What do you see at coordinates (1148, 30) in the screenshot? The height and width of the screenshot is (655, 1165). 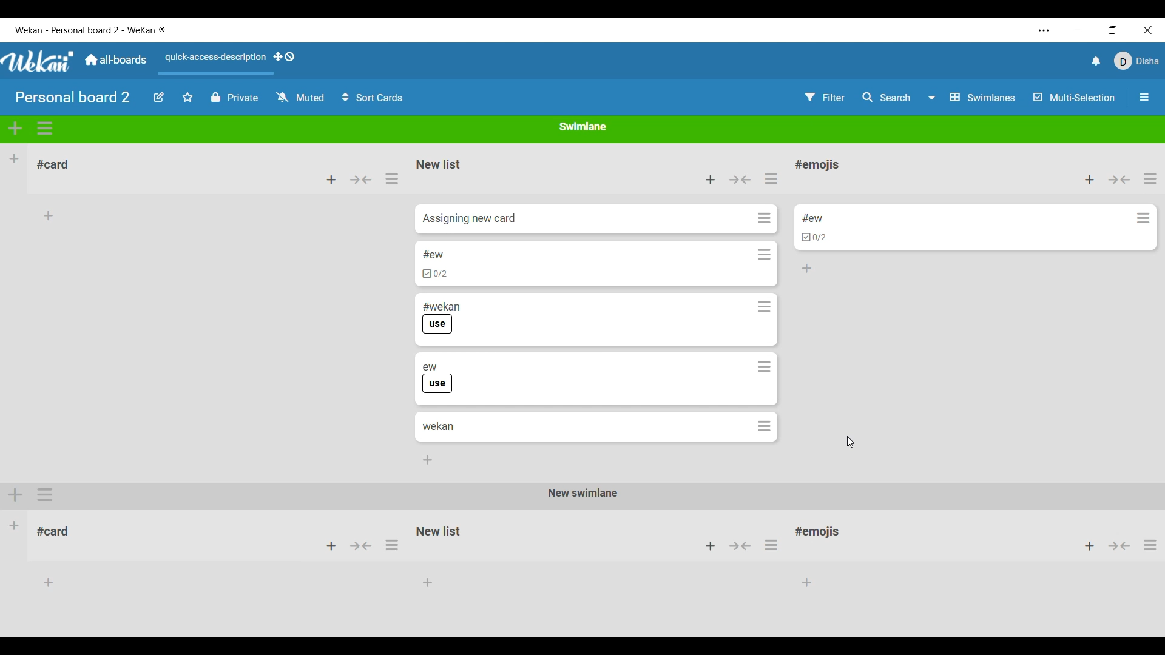 I see `Close interface` at bounding box center [1148, 30].